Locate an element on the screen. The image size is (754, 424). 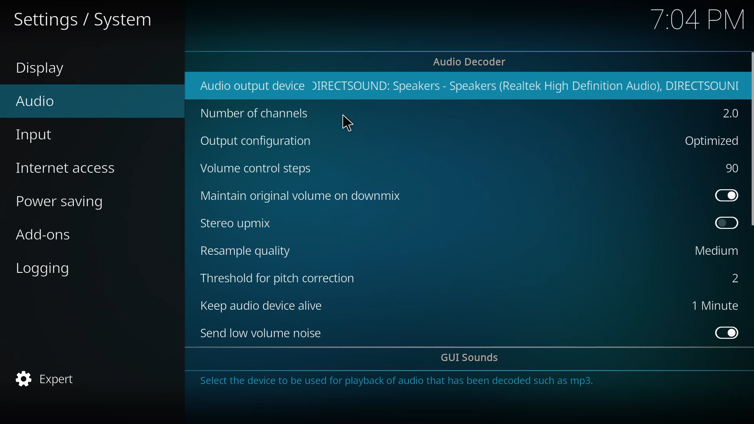
add-ons is located at coordinates (44, 236).